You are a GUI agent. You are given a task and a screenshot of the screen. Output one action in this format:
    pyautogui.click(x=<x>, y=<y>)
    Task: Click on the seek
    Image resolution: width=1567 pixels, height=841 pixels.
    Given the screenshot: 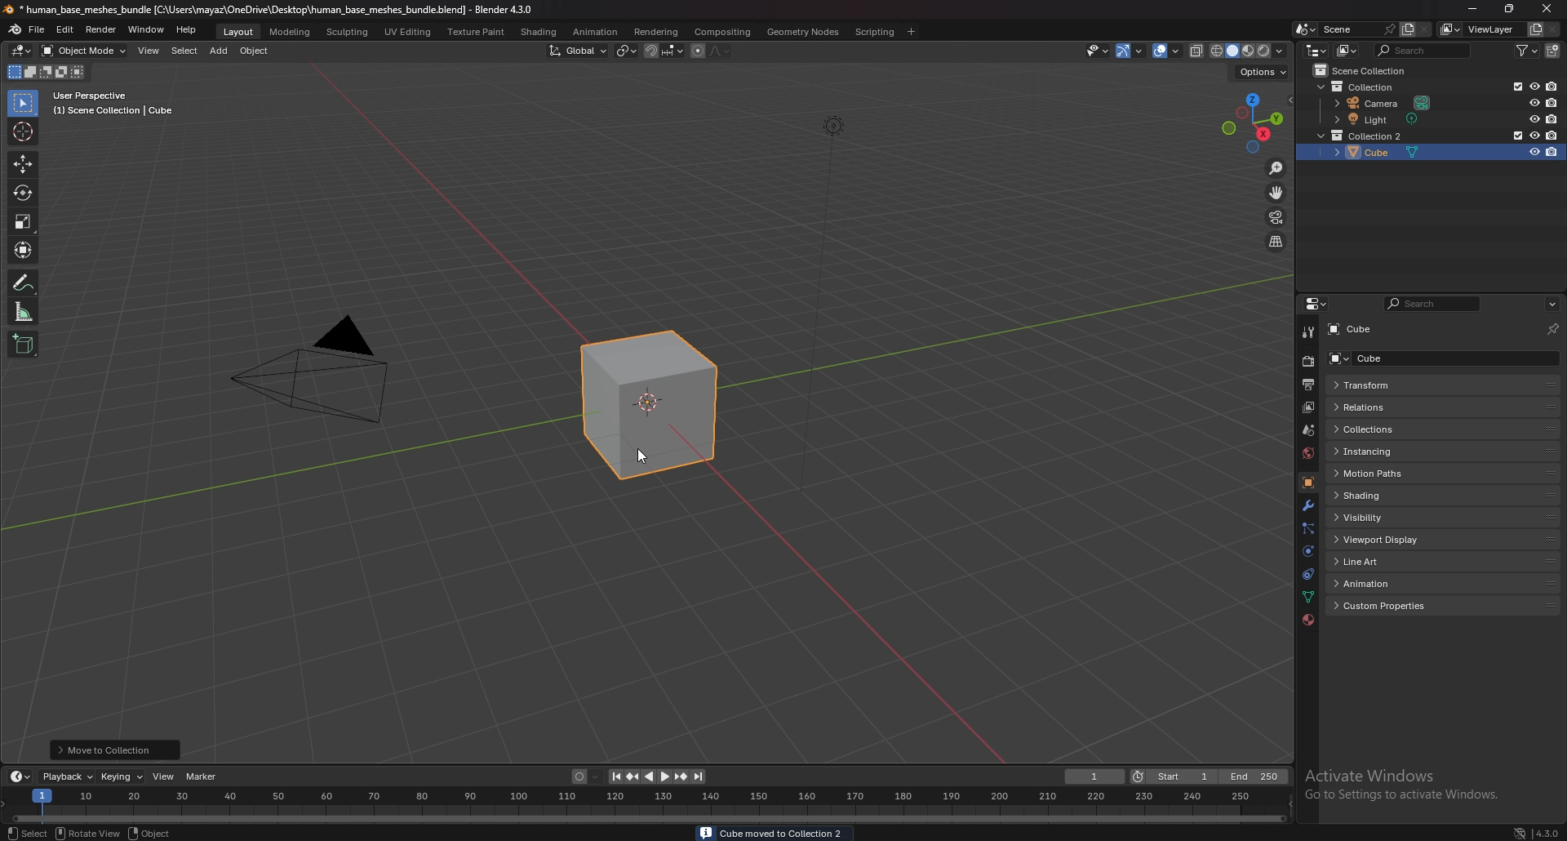 What is the action you would take?
    pyautogui.click(x=647, y=806)
    